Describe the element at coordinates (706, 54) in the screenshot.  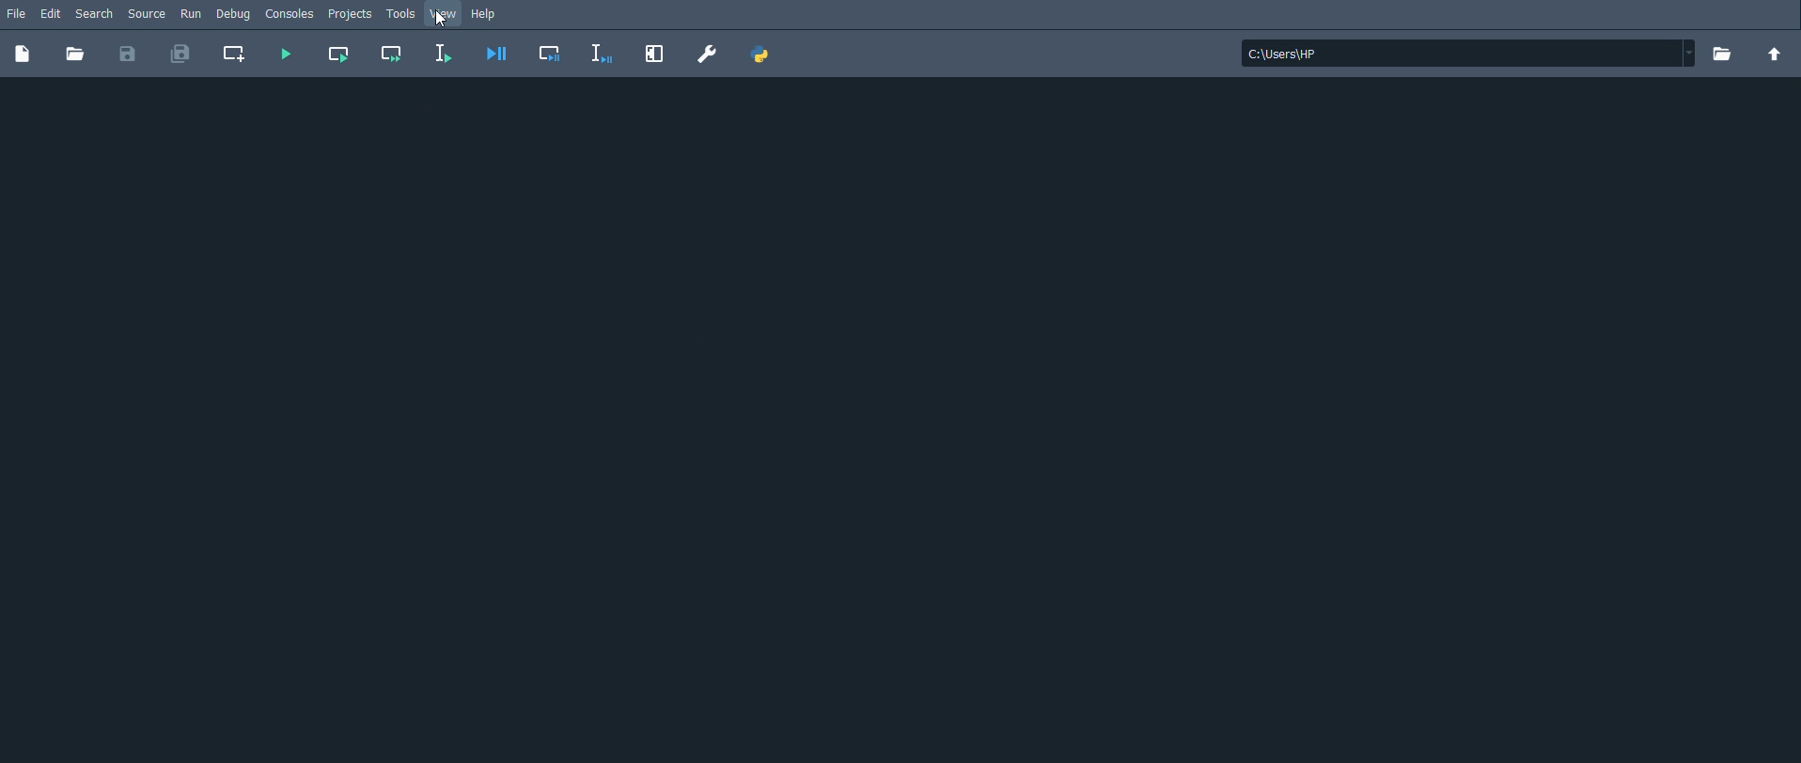
I see `Preferences` at that location.